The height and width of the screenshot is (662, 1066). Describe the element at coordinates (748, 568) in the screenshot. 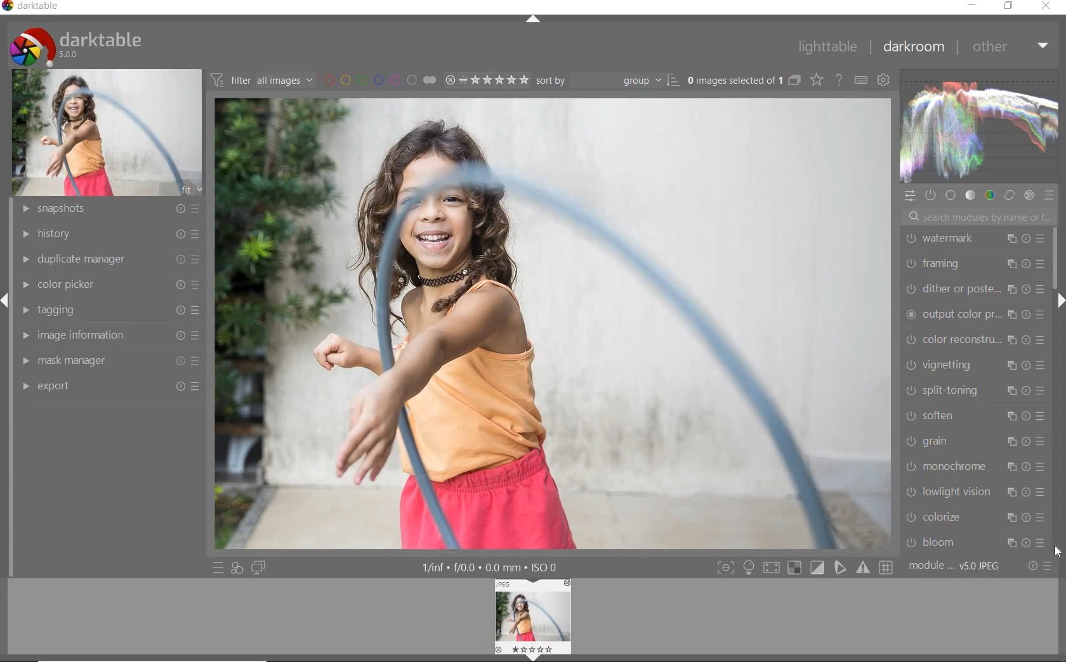

I see `sign ` at that location.